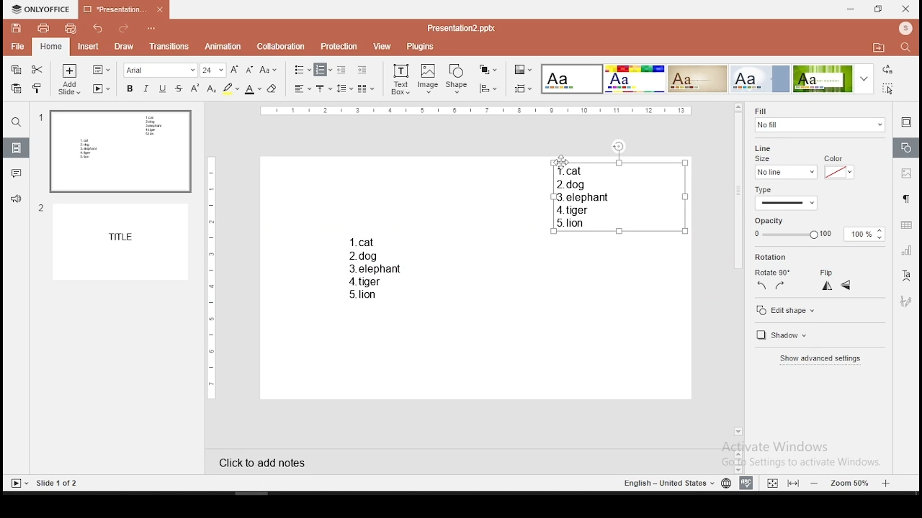  I want to click on clone formatting, so click(39, 88).